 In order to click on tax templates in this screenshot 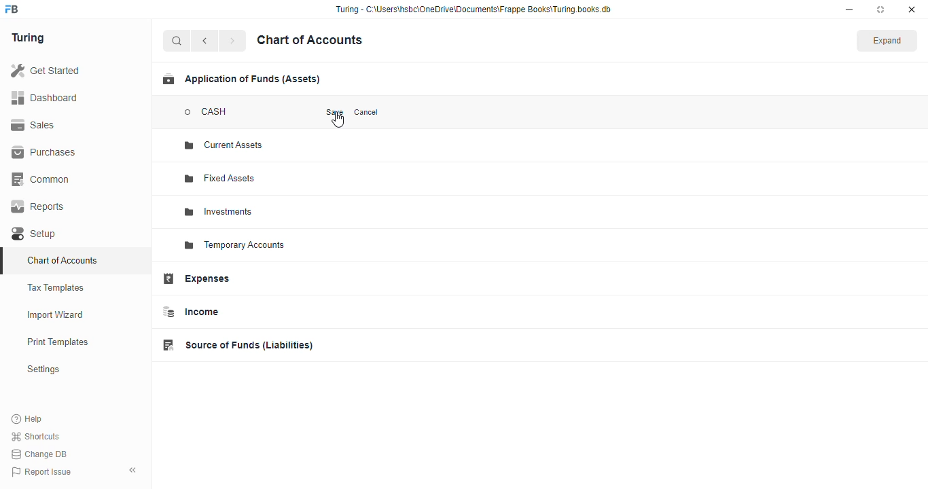, I will do `click(56, 287)`.